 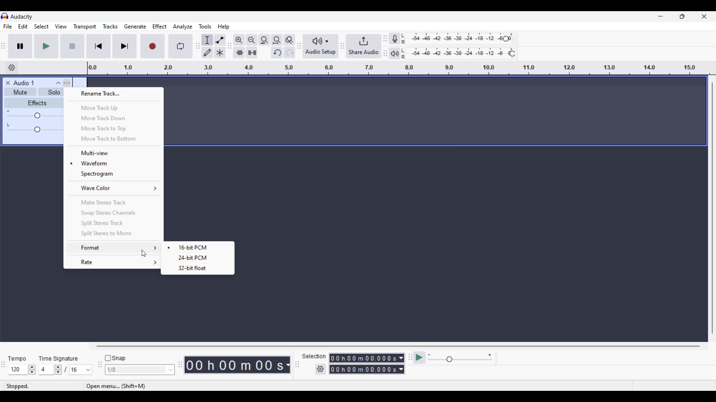 What do you see at coordinates (8, 110) in the screenshot?
I see `-` at bounding box center [8, 110].